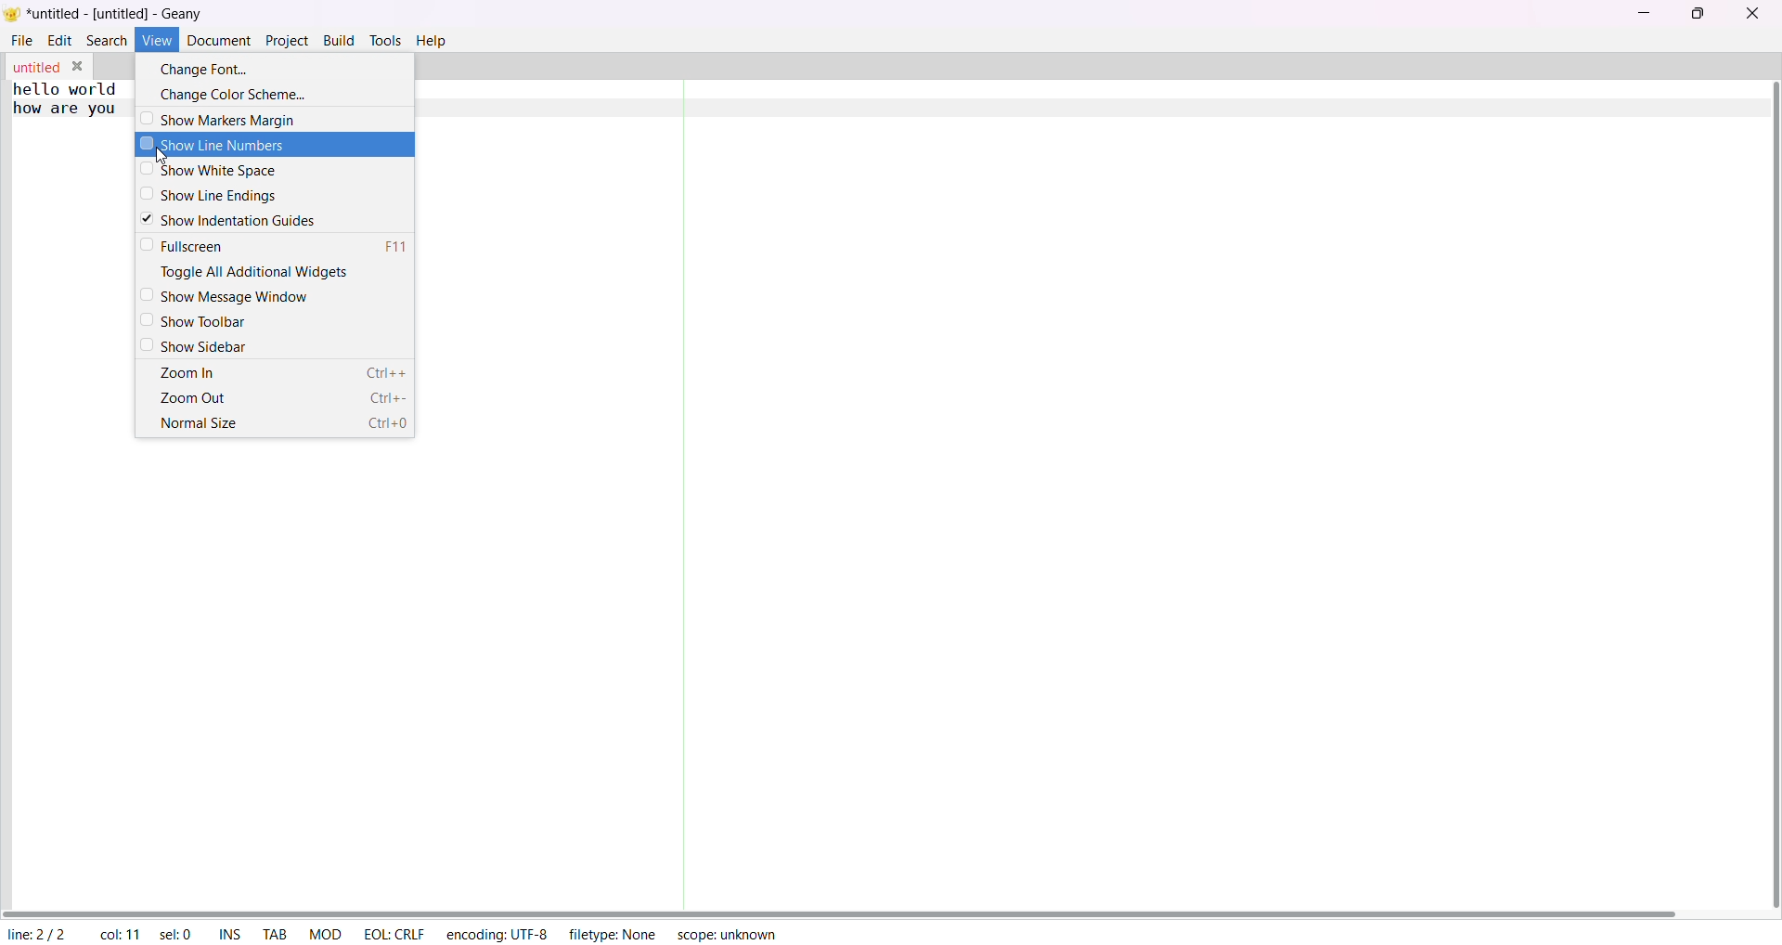 This screenshot has height=945, width=1782. What do you see at coordinates (284, 372) in the screenshot?
I see `zoom in` at bounding box center [284, 372].